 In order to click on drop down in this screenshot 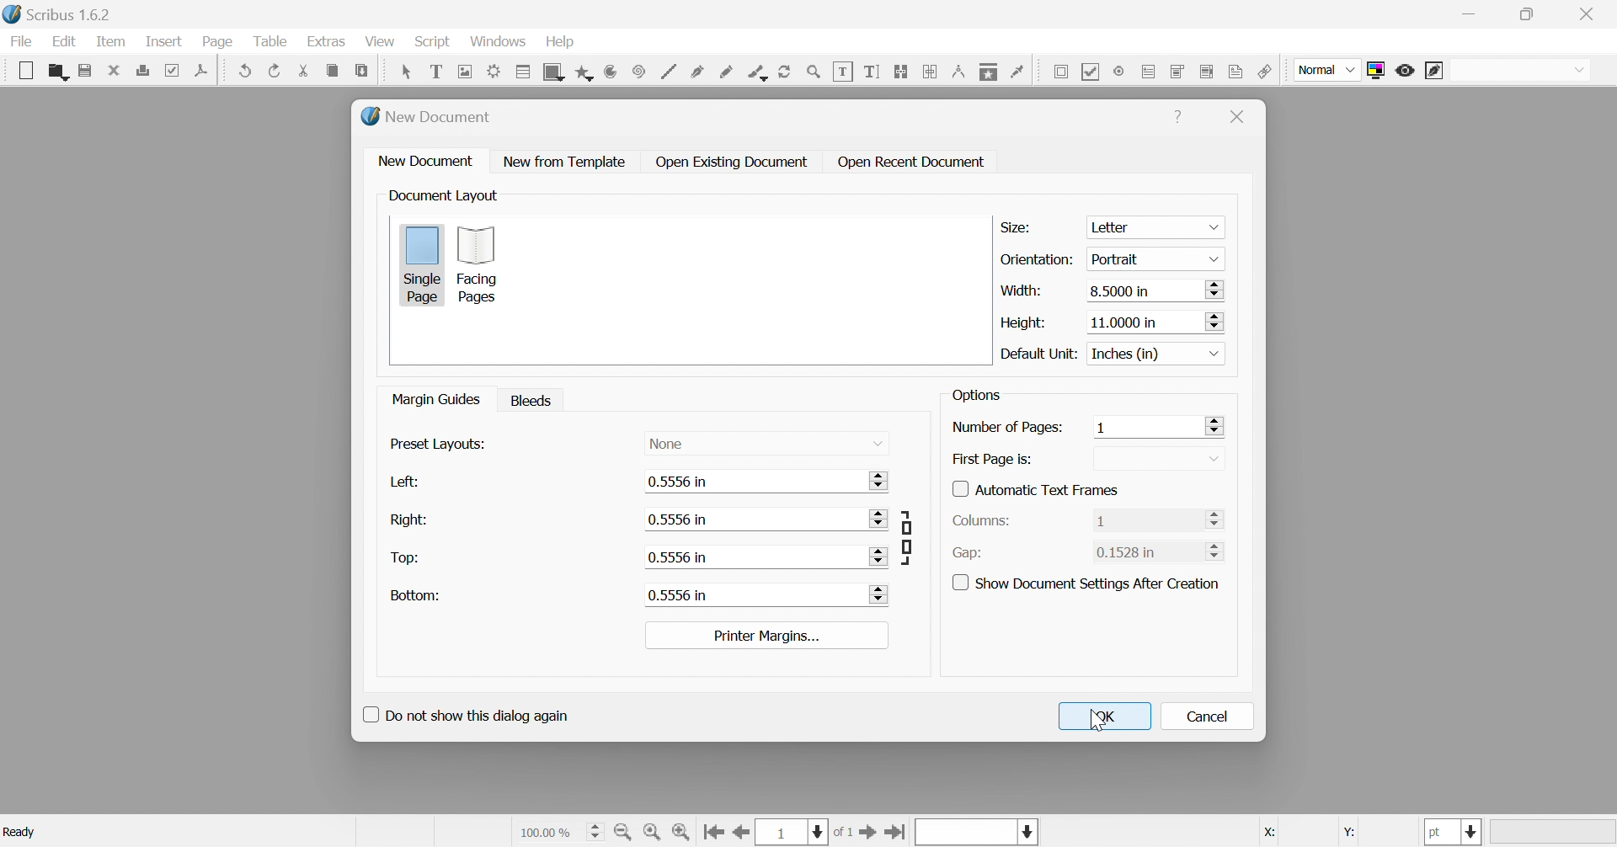, I will do `click(1214, 459)`.